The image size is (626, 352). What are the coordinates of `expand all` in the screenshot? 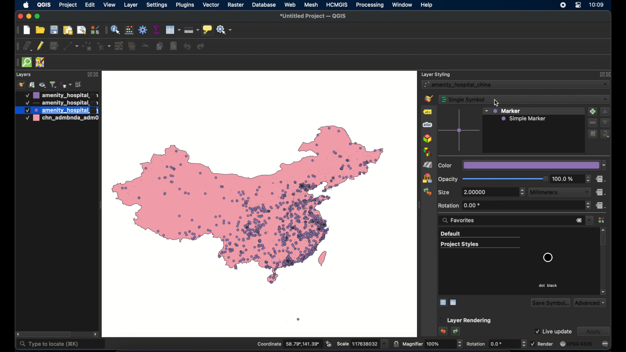 It's located at (79, 85).